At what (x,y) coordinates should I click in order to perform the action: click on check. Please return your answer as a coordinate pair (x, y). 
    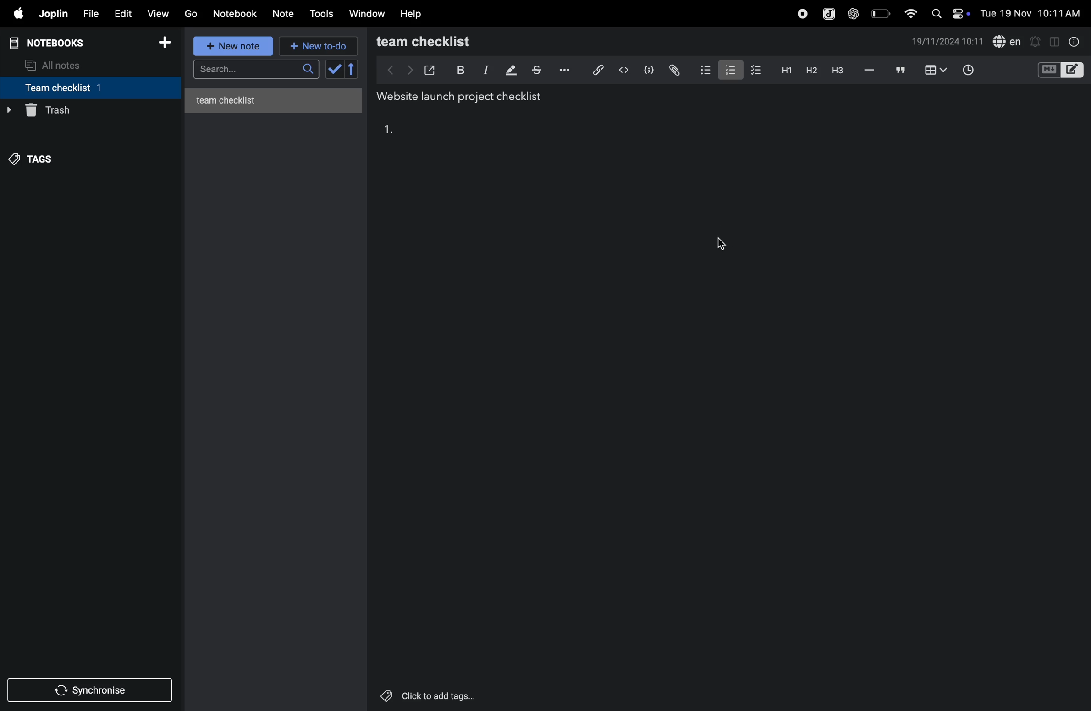
    Looking at the image, I should click on (342, 70).